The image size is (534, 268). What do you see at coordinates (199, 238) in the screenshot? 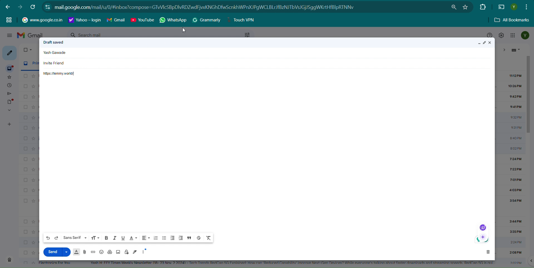
I see `Strikethrough` at bounding box center [199, 238].